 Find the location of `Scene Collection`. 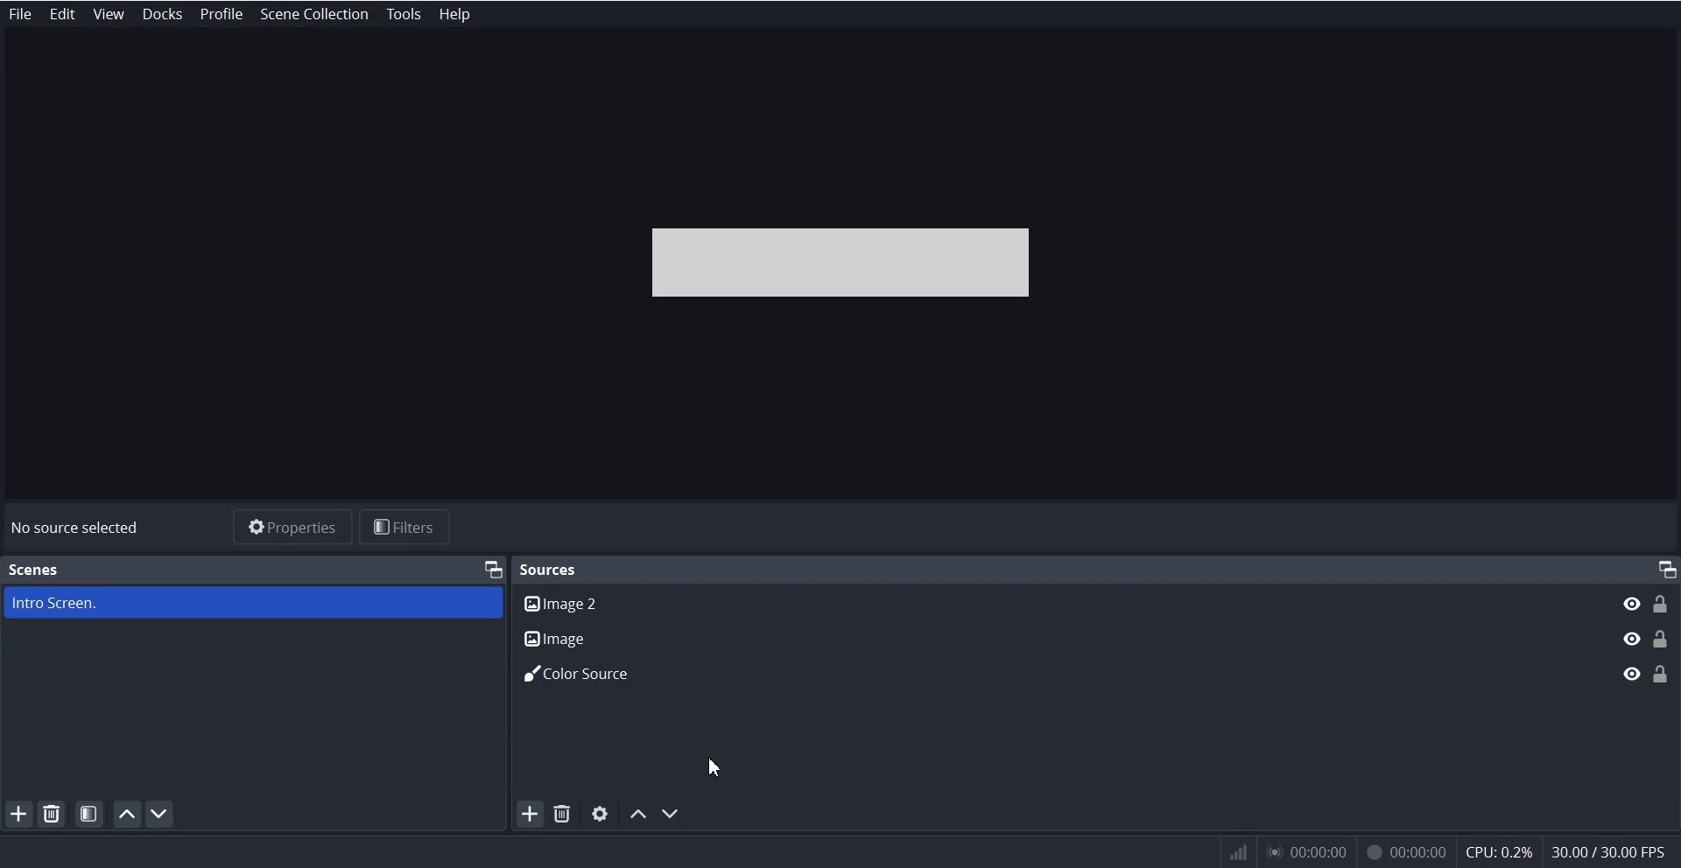

Scene Collection is located at coordinates (315, 15).